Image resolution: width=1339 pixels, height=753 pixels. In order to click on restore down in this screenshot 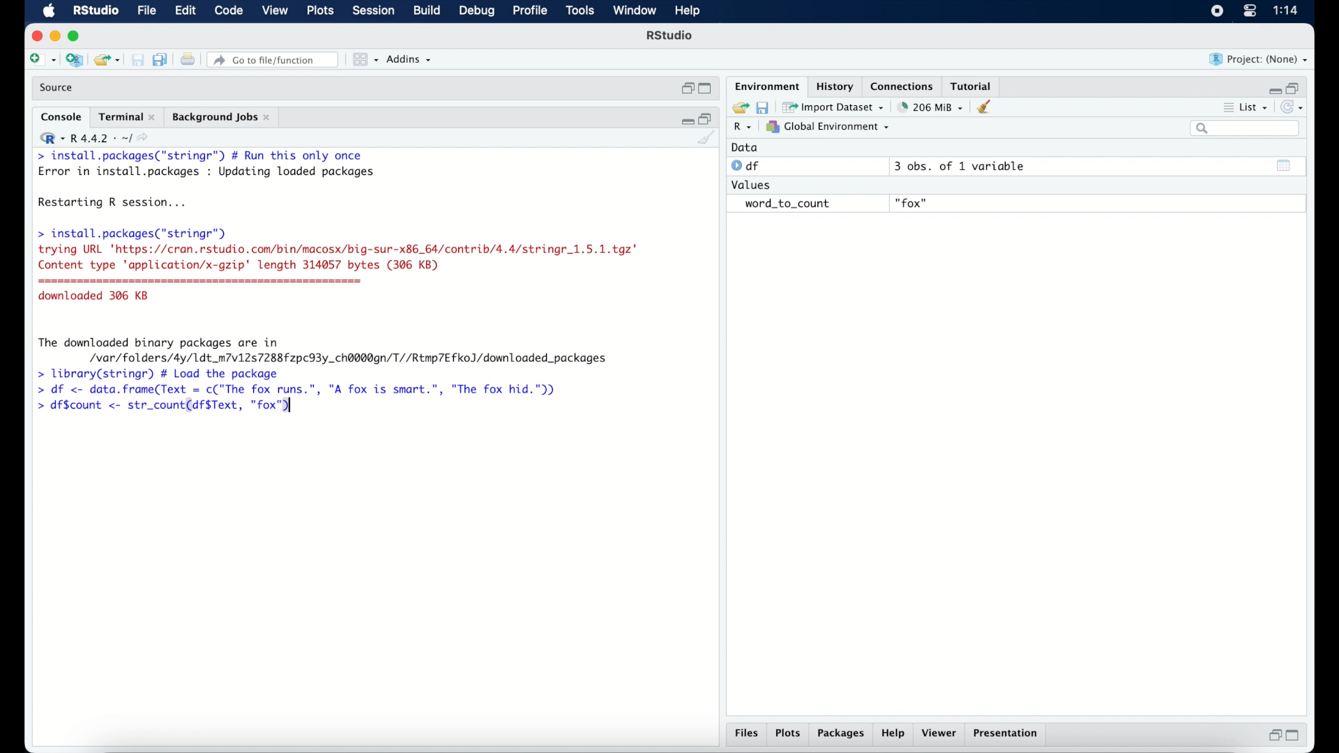, I will do `click(1273, 735)`.